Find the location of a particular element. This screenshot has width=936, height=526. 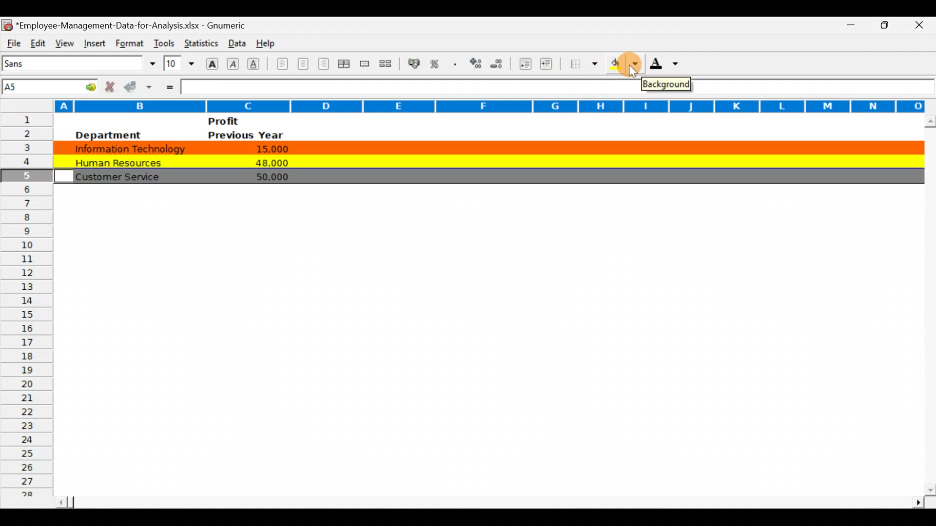

Selected row 4 of data highlighted with color is located at coordinates (486, 160).